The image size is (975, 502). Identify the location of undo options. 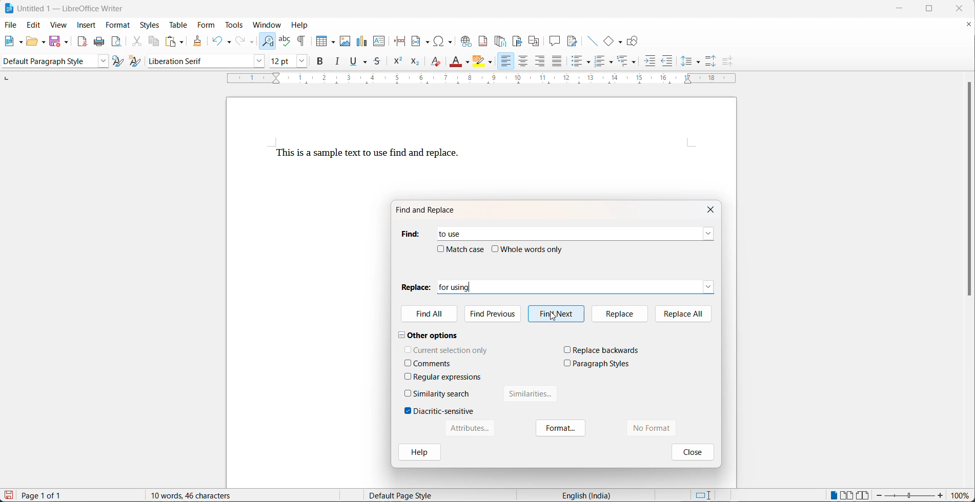
(228, 41).